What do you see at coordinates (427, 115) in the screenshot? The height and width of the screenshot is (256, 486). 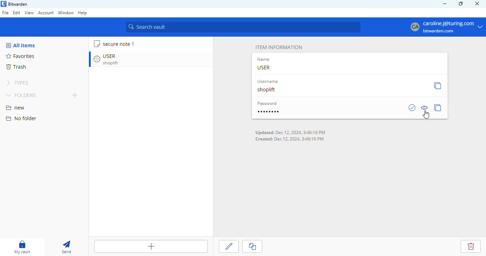 I see `cursor` at bounding box center [427, 115].